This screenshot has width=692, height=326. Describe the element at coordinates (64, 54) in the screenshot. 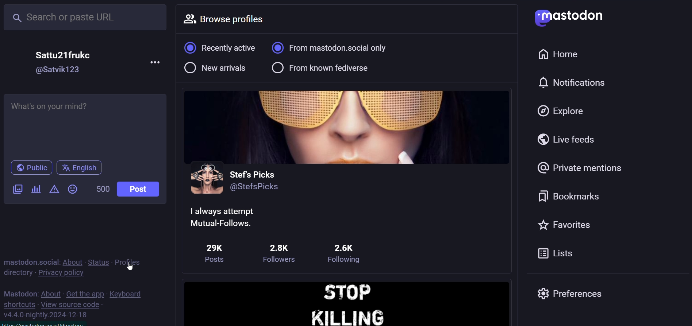

I see `user name` at that location.